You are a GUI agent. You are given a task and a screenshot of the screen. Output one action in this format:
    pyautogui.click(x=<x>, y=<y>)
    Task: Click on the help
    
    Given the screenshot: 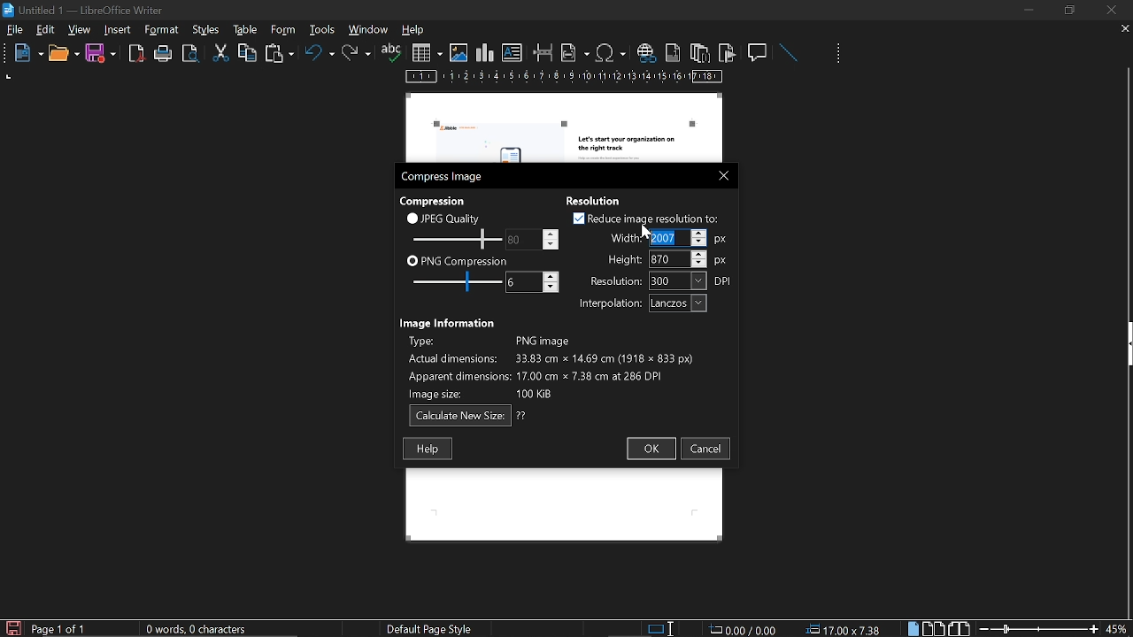 What is the action you would take?
    pyautogui.click(x=428, y=449)
    